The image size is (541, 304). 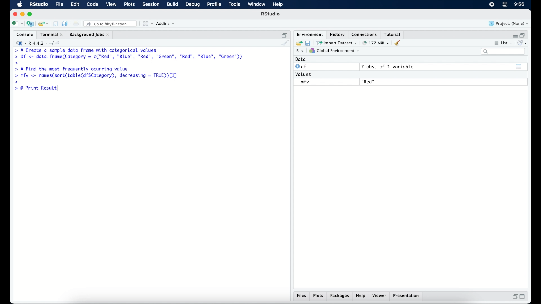 I want to click on restore down, so click(x=284, y=34).